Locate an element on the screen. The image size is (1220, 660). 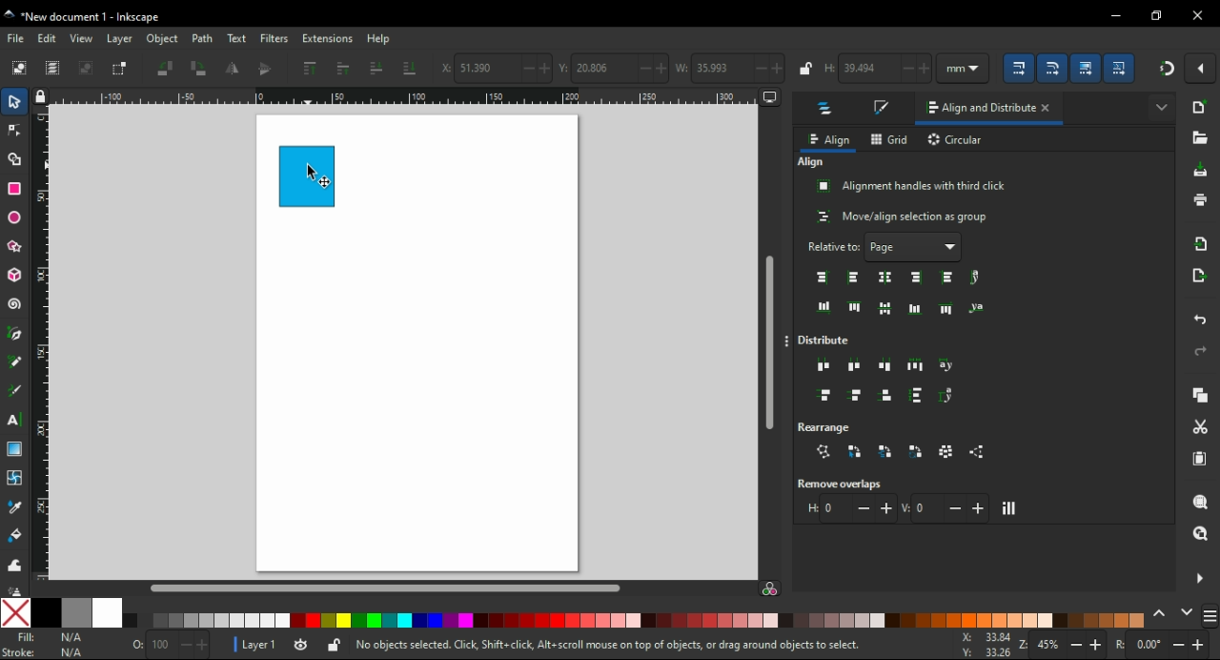
raise is located at coordinates (344, 69).